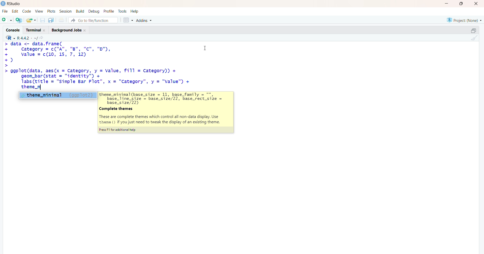  Describe the element at coordinates (14, 29) in the screenshot. I see `Console` at that location.